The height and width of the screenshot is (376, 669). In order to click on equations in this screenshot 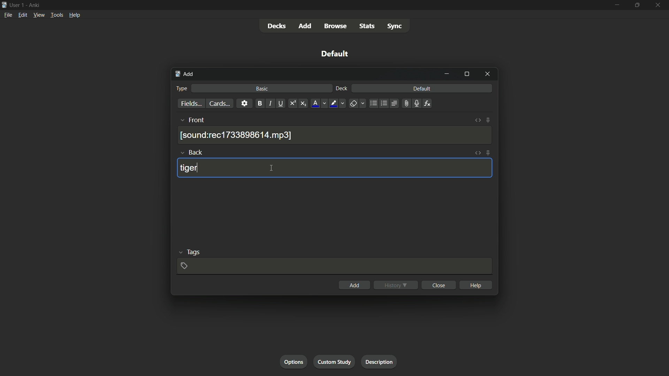, I will do `click(427, 103)`.